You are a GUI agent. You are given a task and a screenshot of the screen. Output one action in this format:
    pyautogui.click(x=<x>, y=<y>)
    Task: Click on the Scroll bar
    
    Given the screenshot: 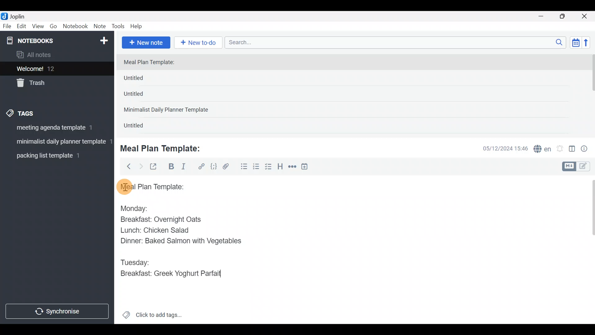 What is the action you would take?
    pyautogui.click(x=588, y=249)
    